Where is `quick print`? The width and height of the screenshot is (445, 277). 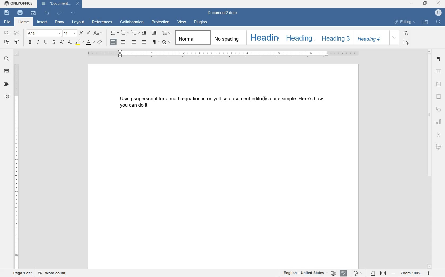 quick print is located at coordinates (33, 13).